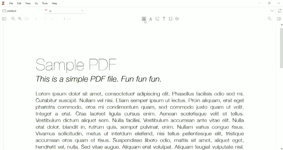  Describe the element at coordinates (28, 3) in the screenshot. I see `View` at that location.